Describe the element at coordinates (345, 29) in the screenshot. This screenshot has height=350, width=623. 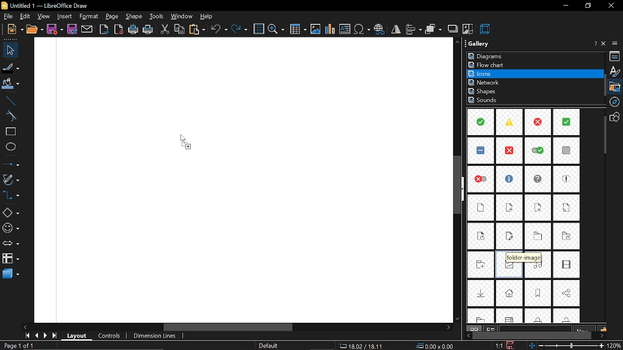
I see `insert text` at that location.